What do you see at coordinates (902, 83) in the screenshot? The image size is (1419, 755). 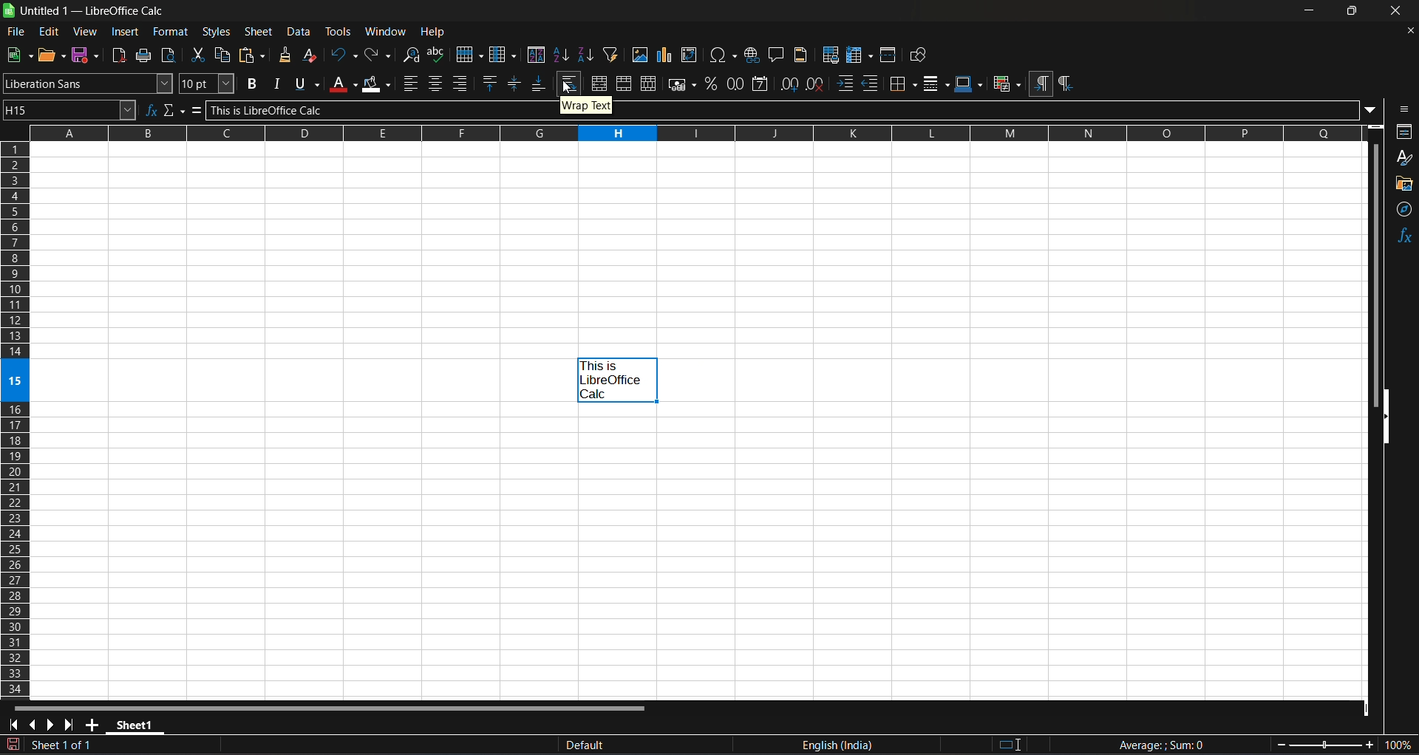 I see `borders` at bounding box center [902, 83].